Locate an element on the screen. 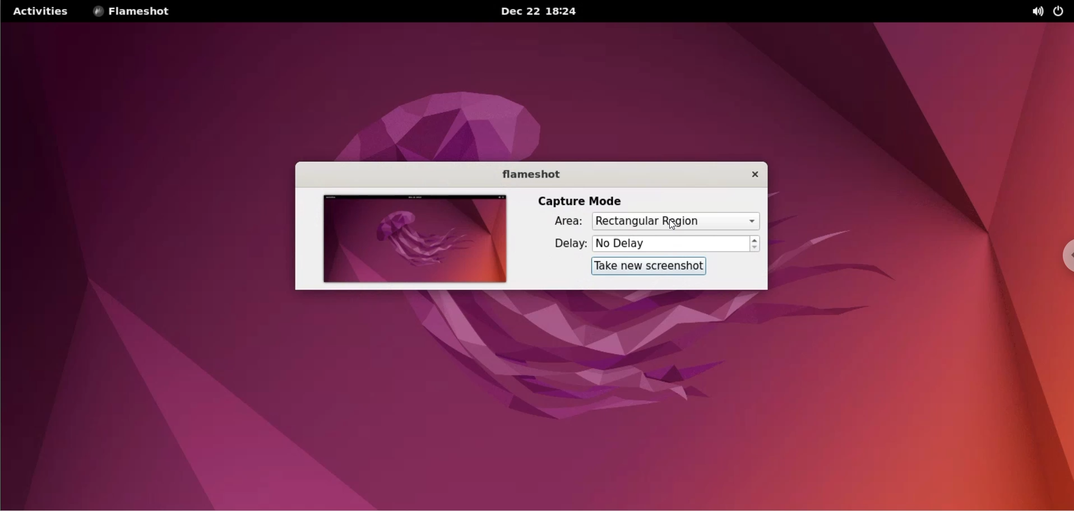  take new screenshot is located at coordinates (650, 267).